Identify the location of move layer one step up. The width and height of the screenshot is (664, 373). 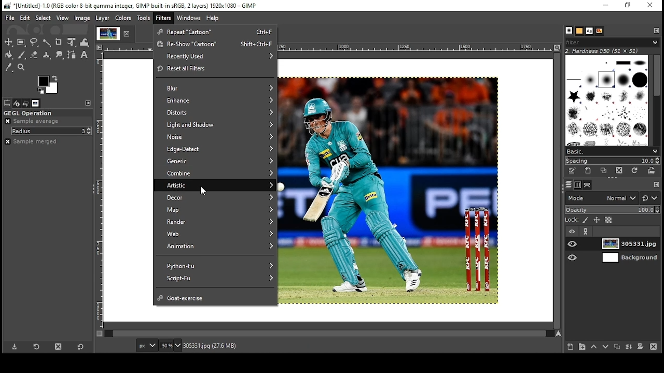
(594, 347).